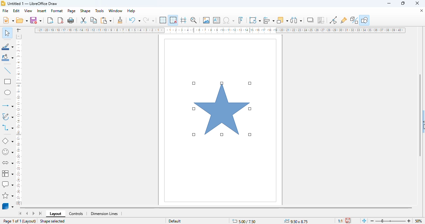  What do you see at coordinates (19, 119) in the screenshot?
I see `ruler` at bounding box center [19, 119].